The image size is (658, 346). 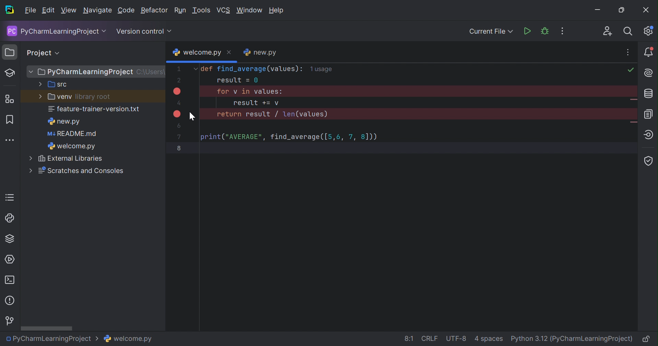 What do you see at coordinates (31, 10) in the screenshot?
I see `File` at bounding box center [31, 10].